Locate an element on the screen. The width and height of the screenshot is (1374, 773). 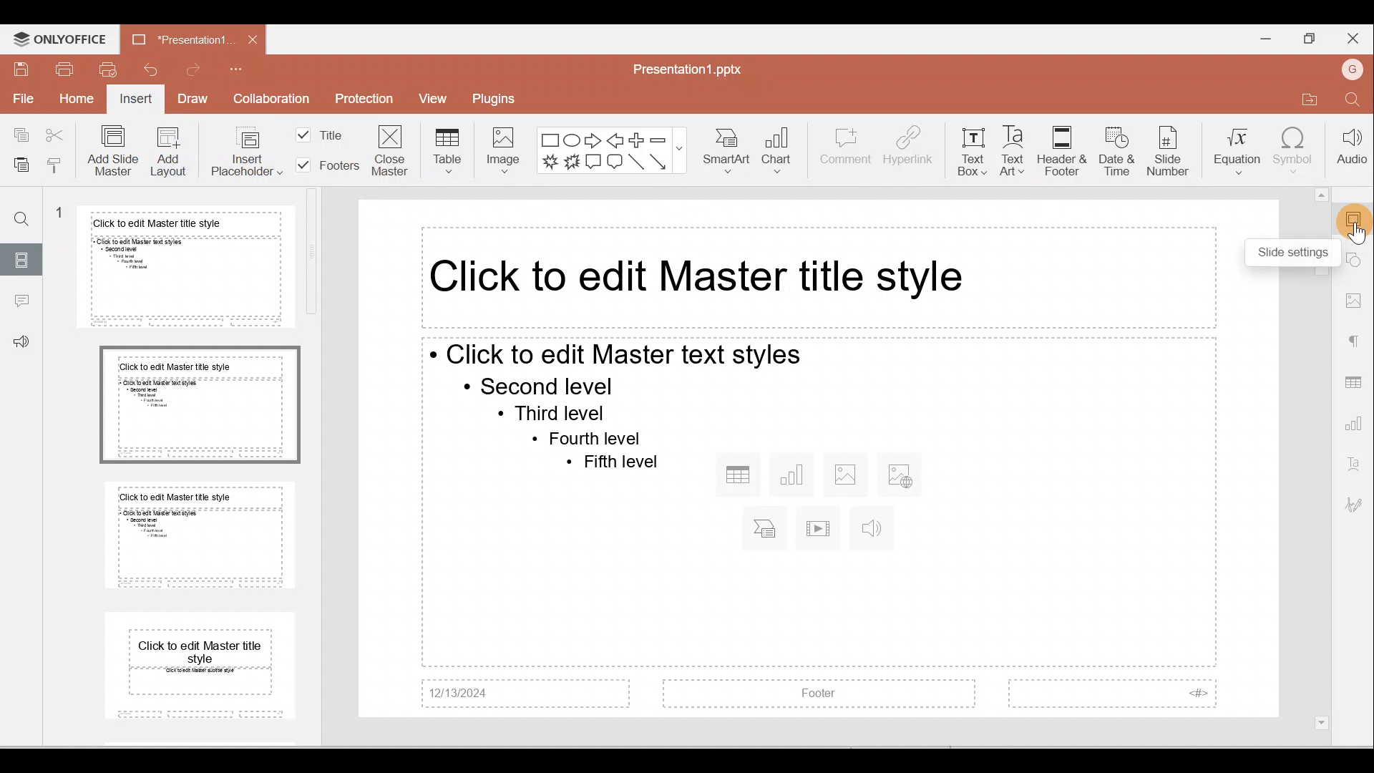
Chart settings is located at coordinates (1356, 427).